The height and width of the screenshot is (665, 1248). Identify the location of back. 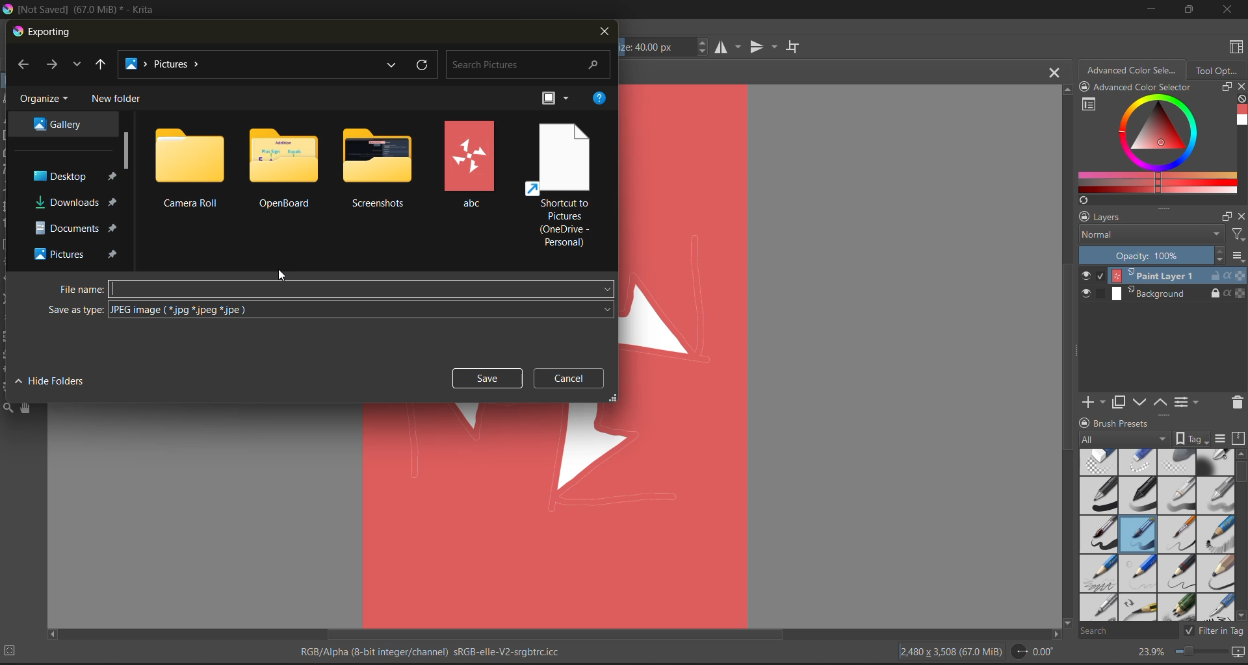
(25, 64).